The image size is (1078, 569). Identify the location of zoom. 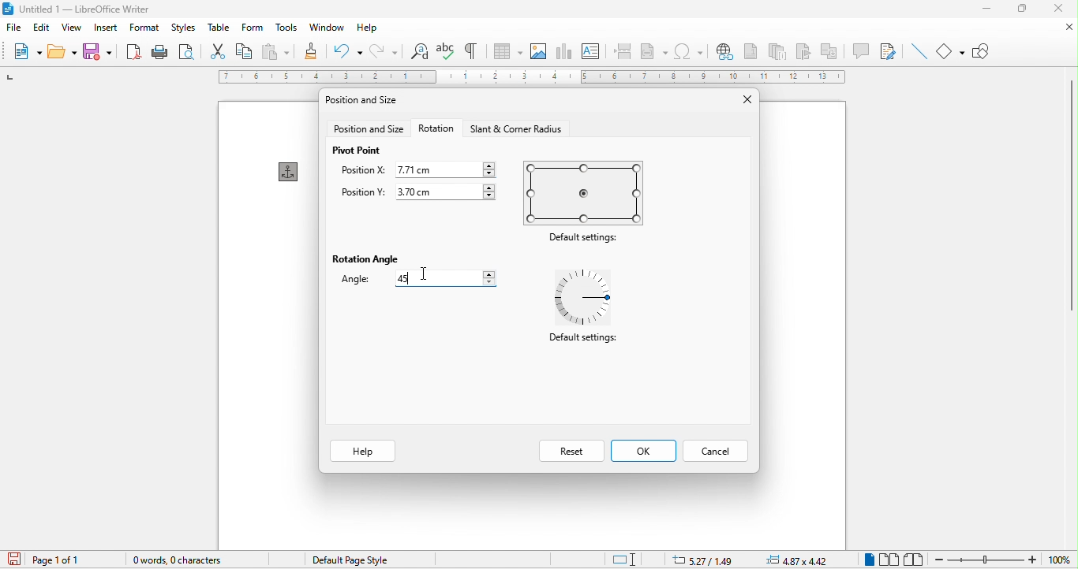
(1004, 559).